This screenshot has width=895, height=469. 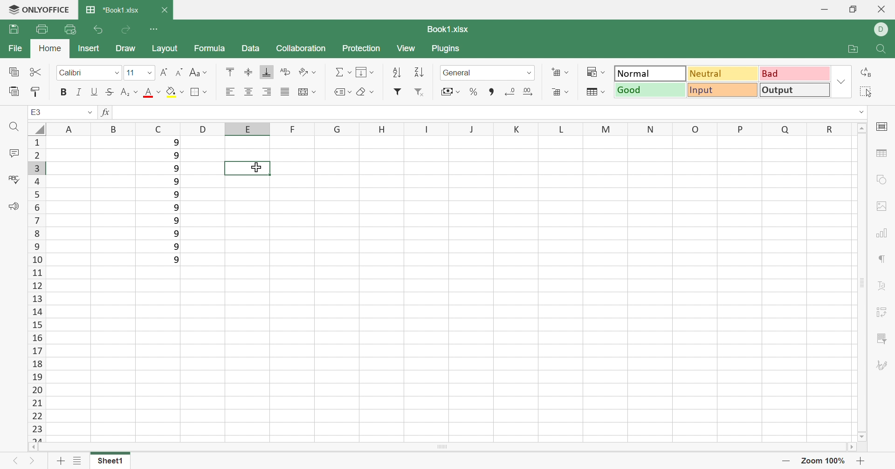 I want to click on Home, so click(x=49, y=48).